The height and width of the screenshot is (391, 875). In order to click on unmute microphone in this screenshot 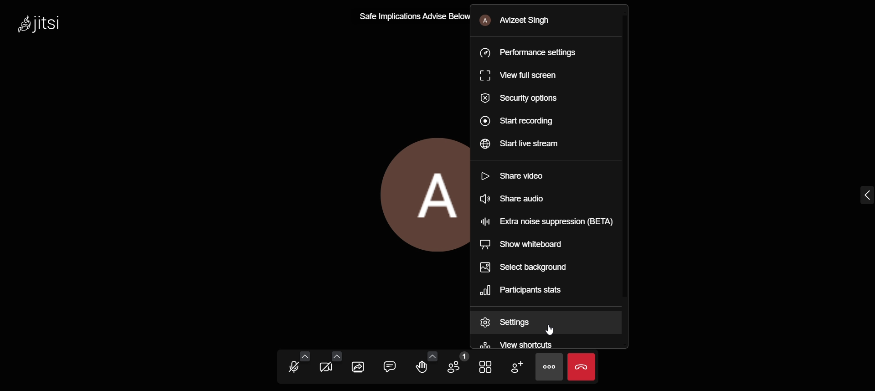, I will do `click(294, 366)`.